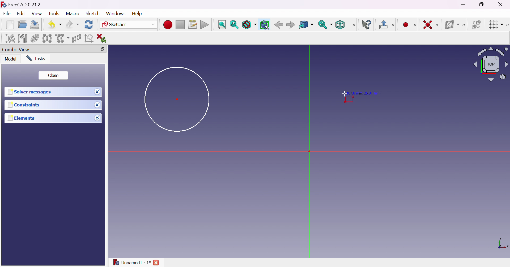  Describe the element at coordinates (131, 261) in the screenshot. I see `Unnamed : 1*` at that location.